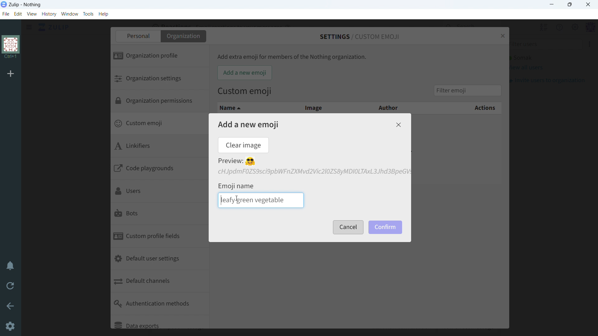  What do you see at coordinates (568, 27) in the screenshot?
I see `main menu` at bounding box center [568, 27].